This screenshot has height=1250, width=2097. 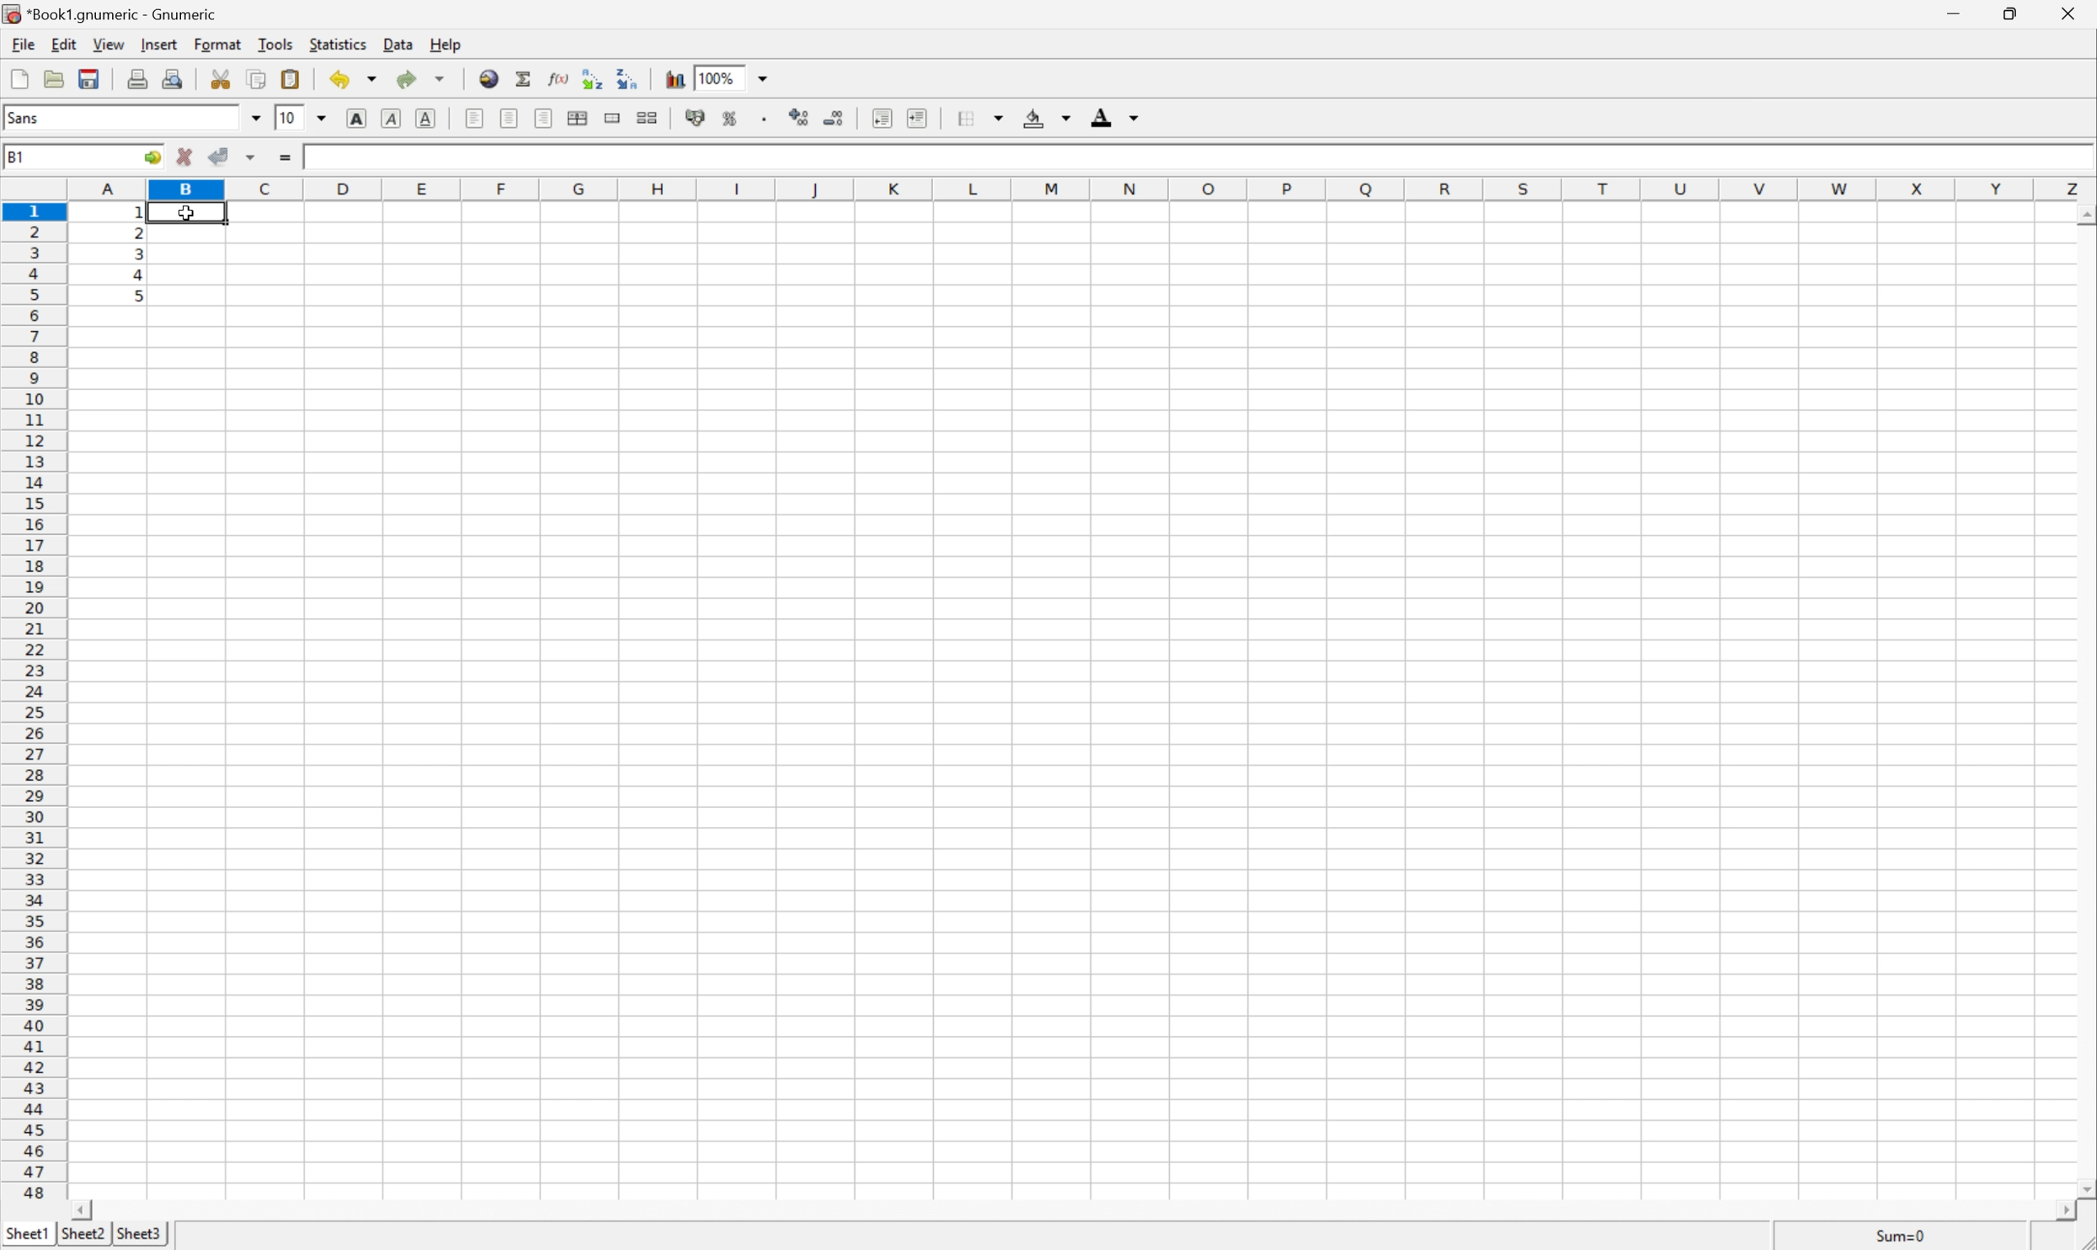 I want to click on Enter formula, so click(x=282, y=161).